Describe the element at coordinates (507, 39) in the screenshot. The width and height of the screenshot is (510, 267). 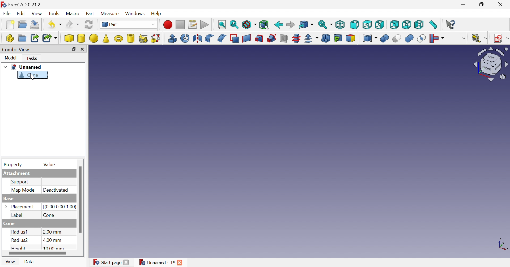
I see `[Sketcher]` at that location.